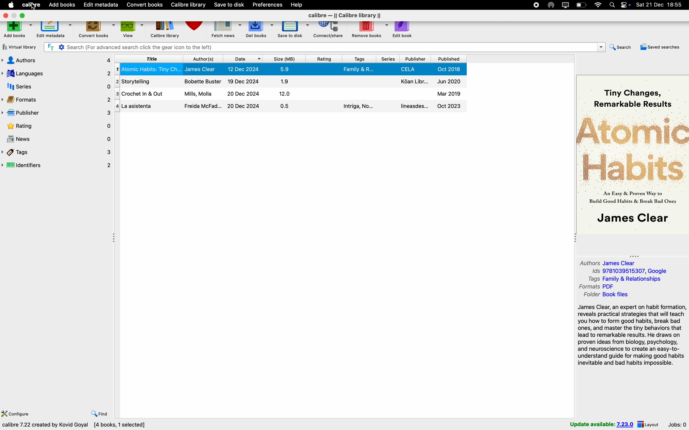  I want to click on Storytelling book details, so click(289, 81).